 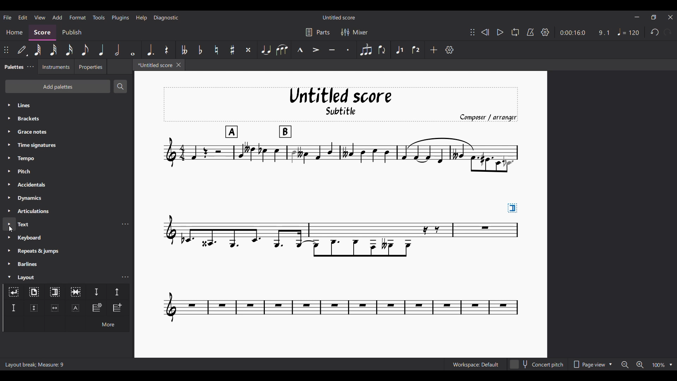 I want to click on Zoom options, so click(x=663, y=364).